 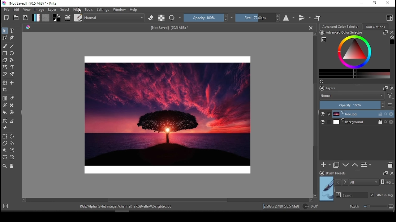 I want to click on choose brush preset, so click(x=78, y=18).